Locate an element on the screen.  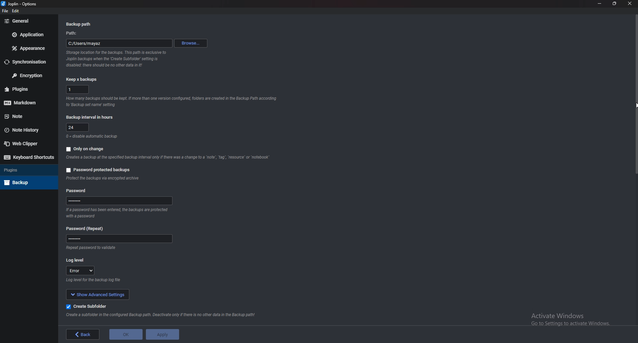
Resize is located at coordinates (615, 3).